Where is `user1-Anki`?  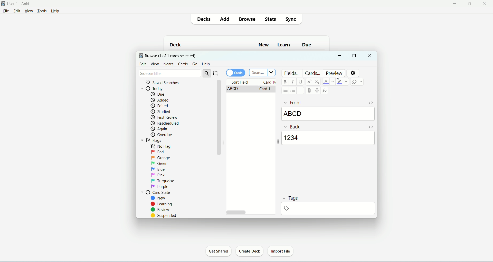 user1-Anki is located at coordinates (20, 4).